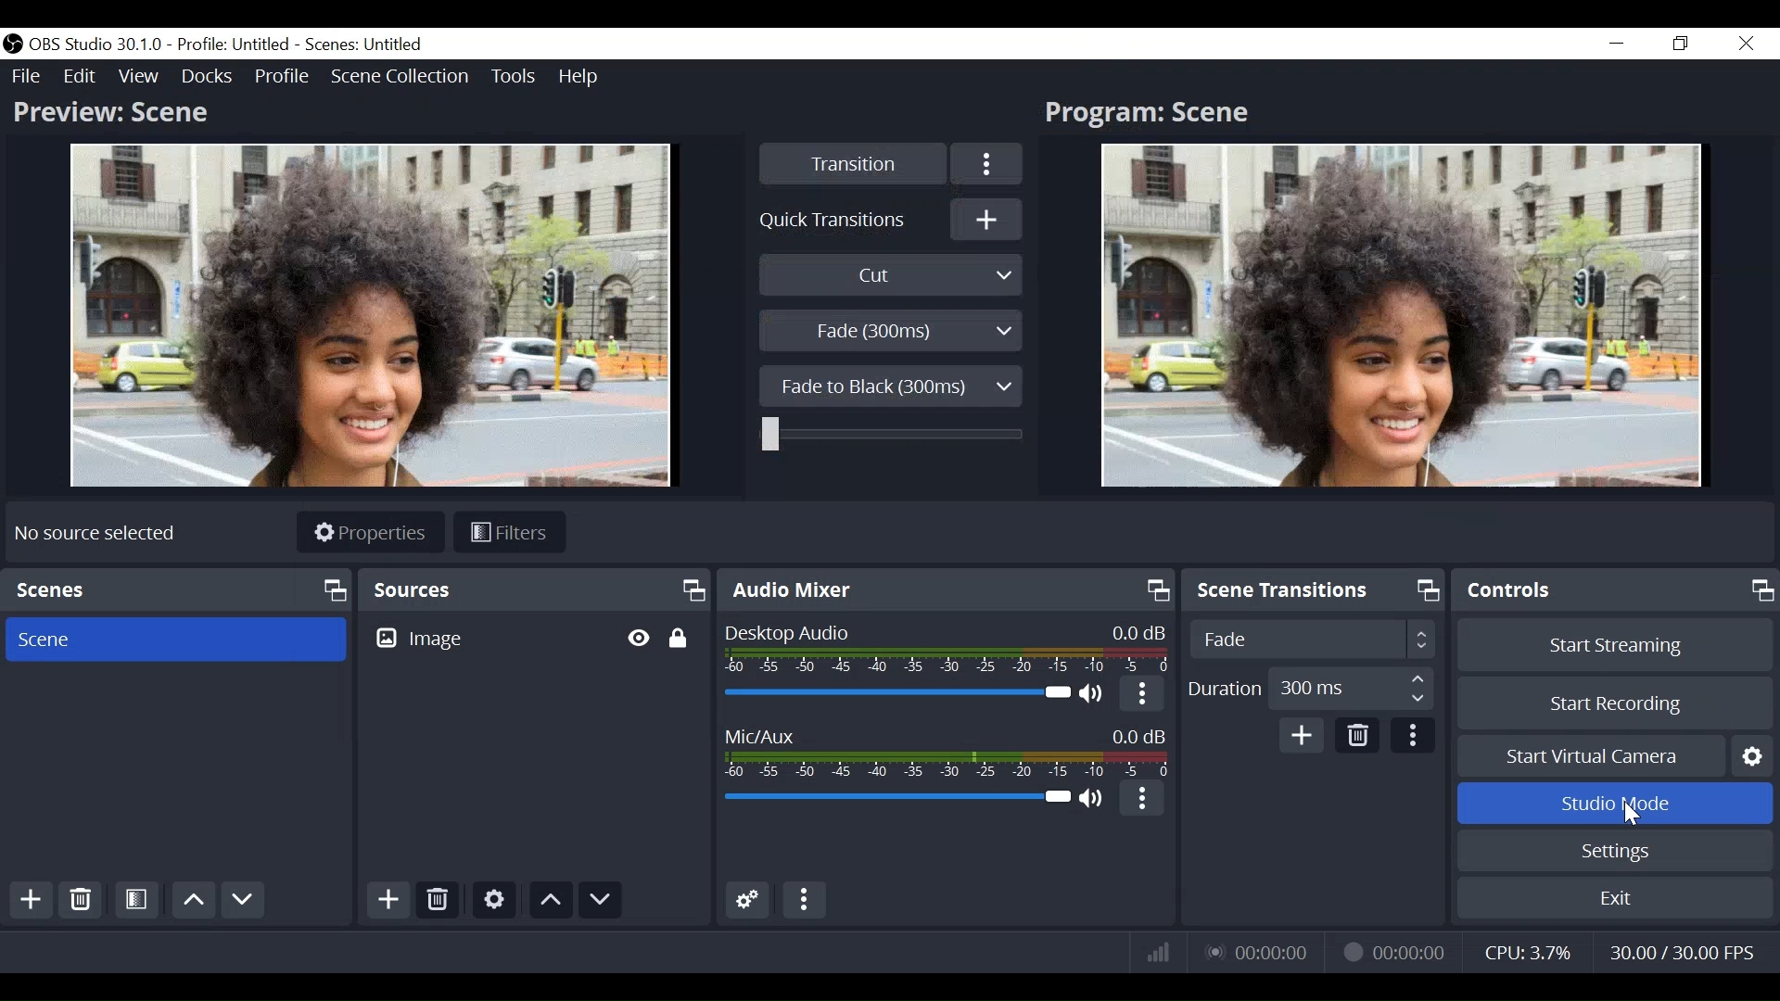  I want to click on move source up, so click(550, 900).